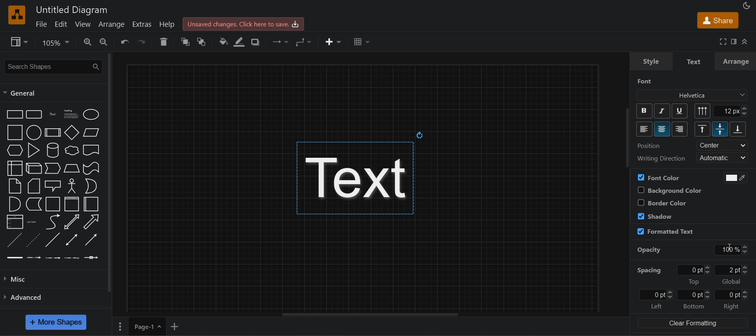  What do you see at coordinates (110, 25) in the screenshot?
I see `arrange` at bounding box center [110, 25].